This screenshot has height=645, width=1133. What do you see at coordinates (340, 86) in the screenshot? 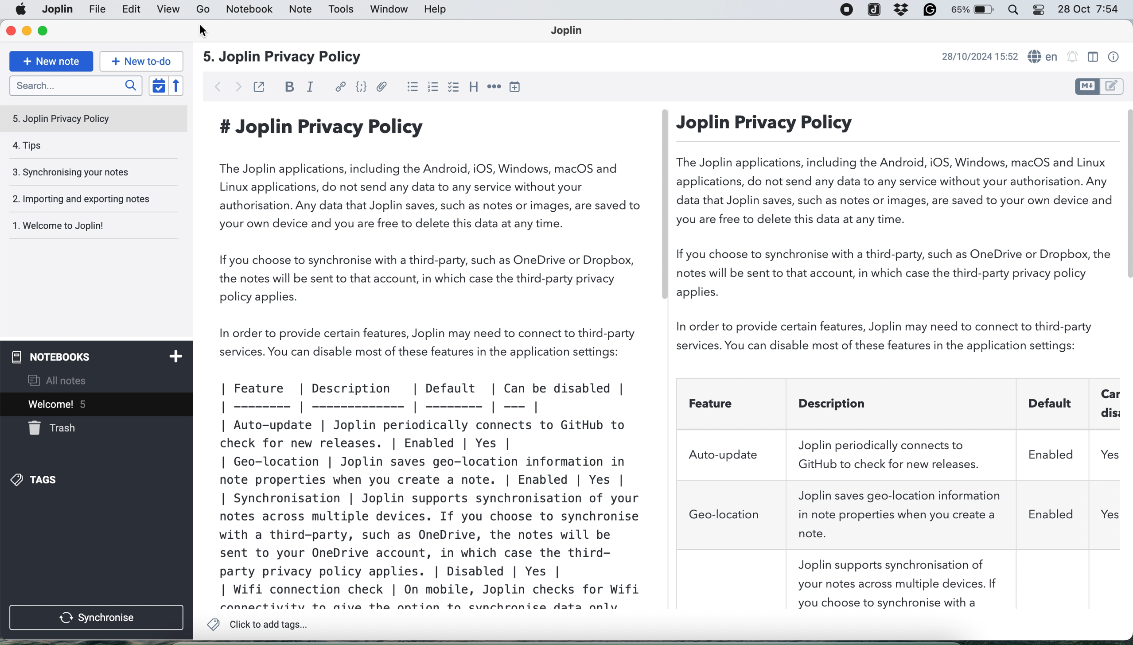
I see `hyperlink` at bounding box center [340, 86].